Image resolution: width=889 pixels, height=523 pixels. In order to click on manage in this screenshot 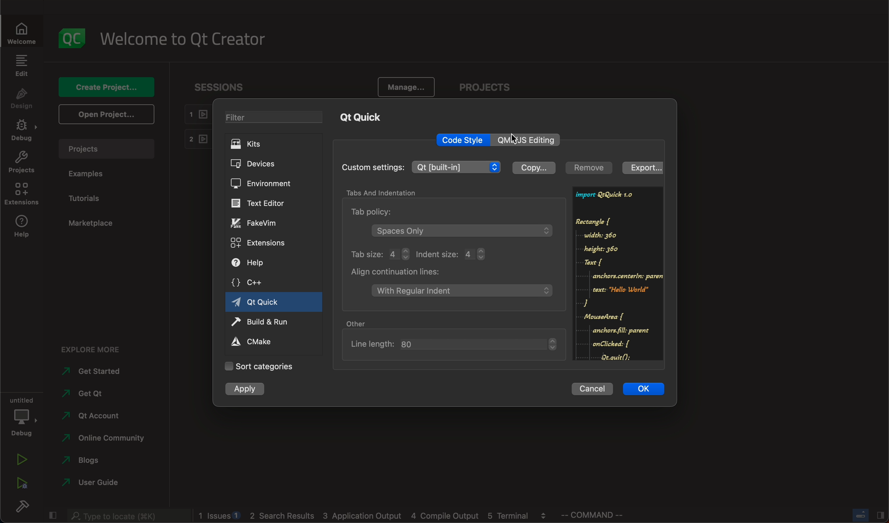, I will do `click(406, 86)`.